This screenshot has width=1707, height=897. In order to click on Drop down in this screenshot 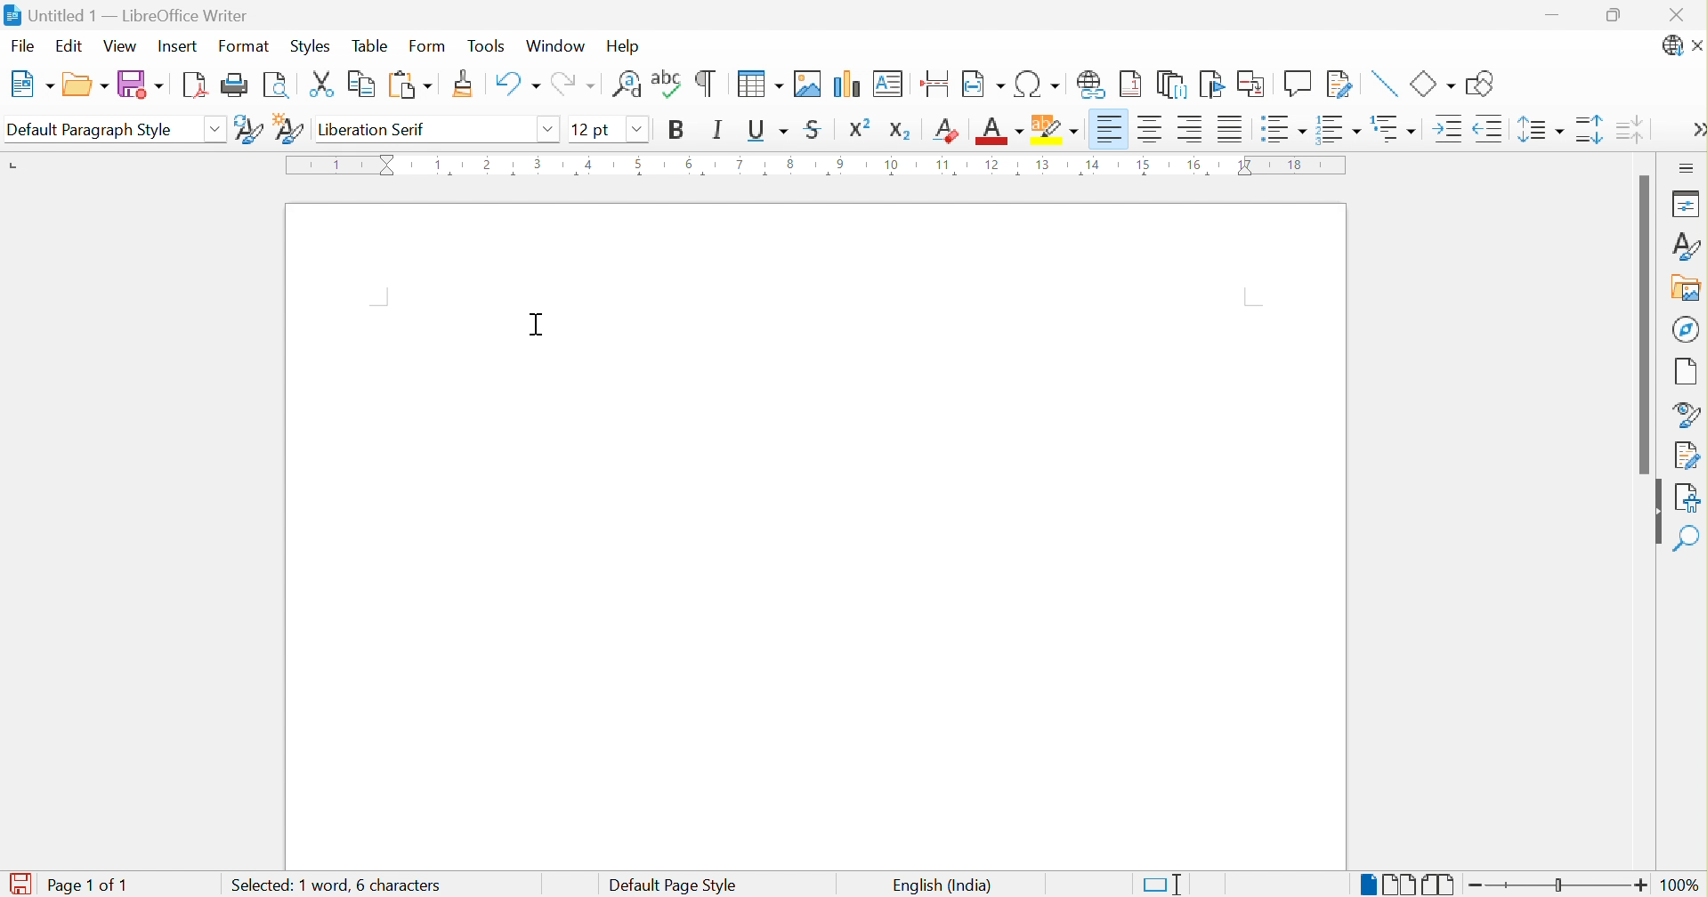, I will do `click(546, 129)`.